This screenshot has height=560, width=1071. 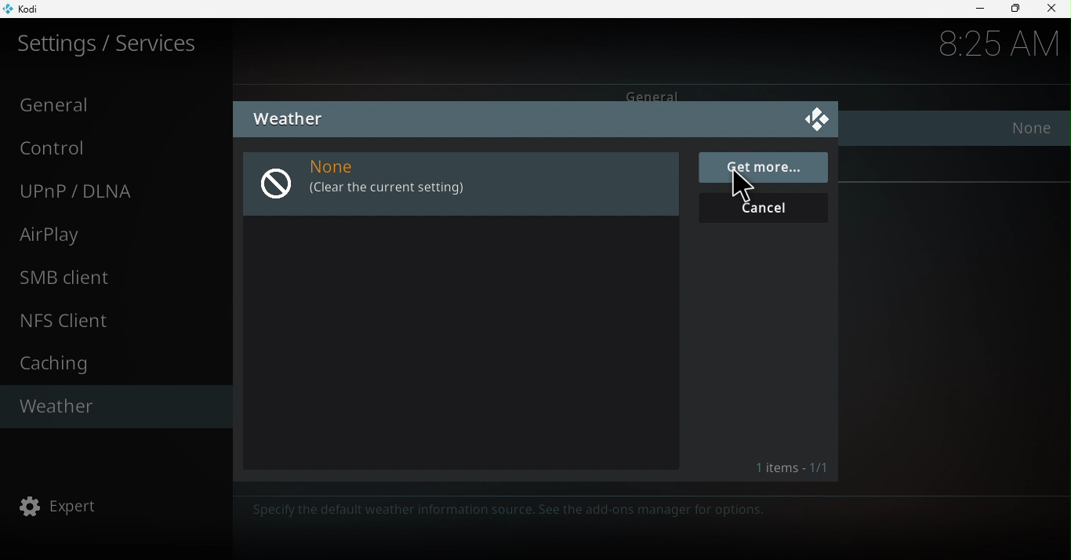 What do you see at coordinates (107, 235) in the screenshot?
I see `Airplay` at bounding box center [107, 235].